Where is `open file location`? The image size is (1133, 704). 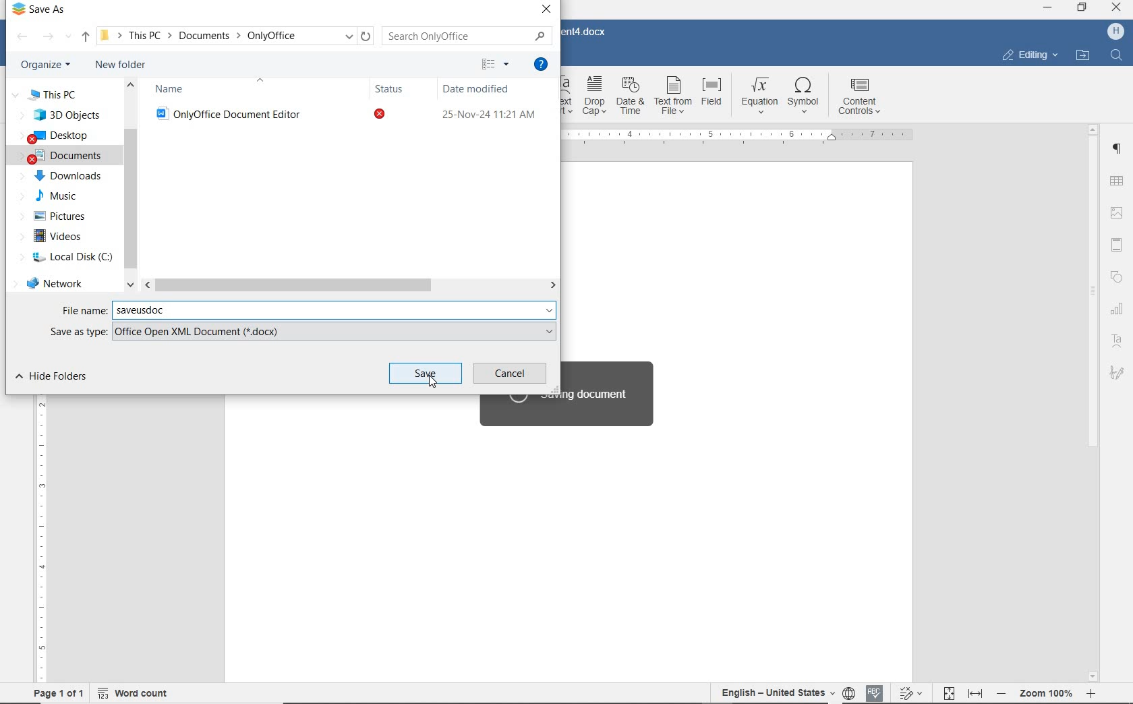
open file location is located at coordinates (1084, 57).